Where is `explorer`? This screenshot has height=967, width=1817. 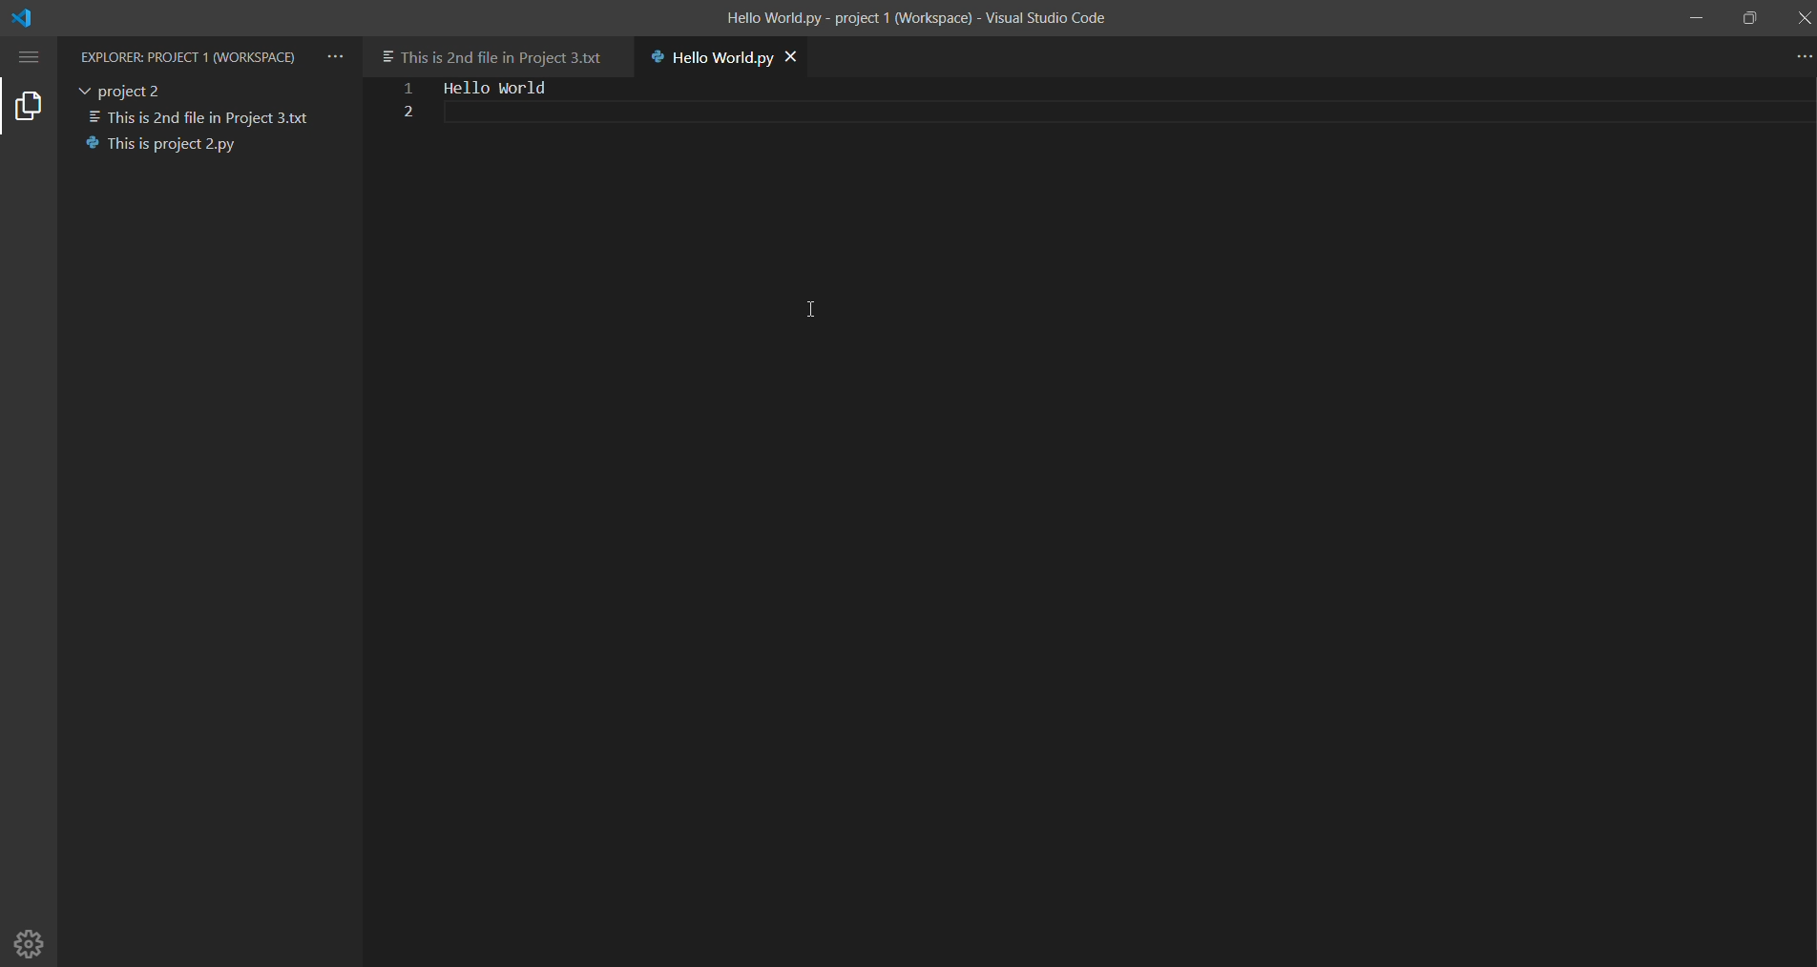 explorer is located at coordinates (31, 108).